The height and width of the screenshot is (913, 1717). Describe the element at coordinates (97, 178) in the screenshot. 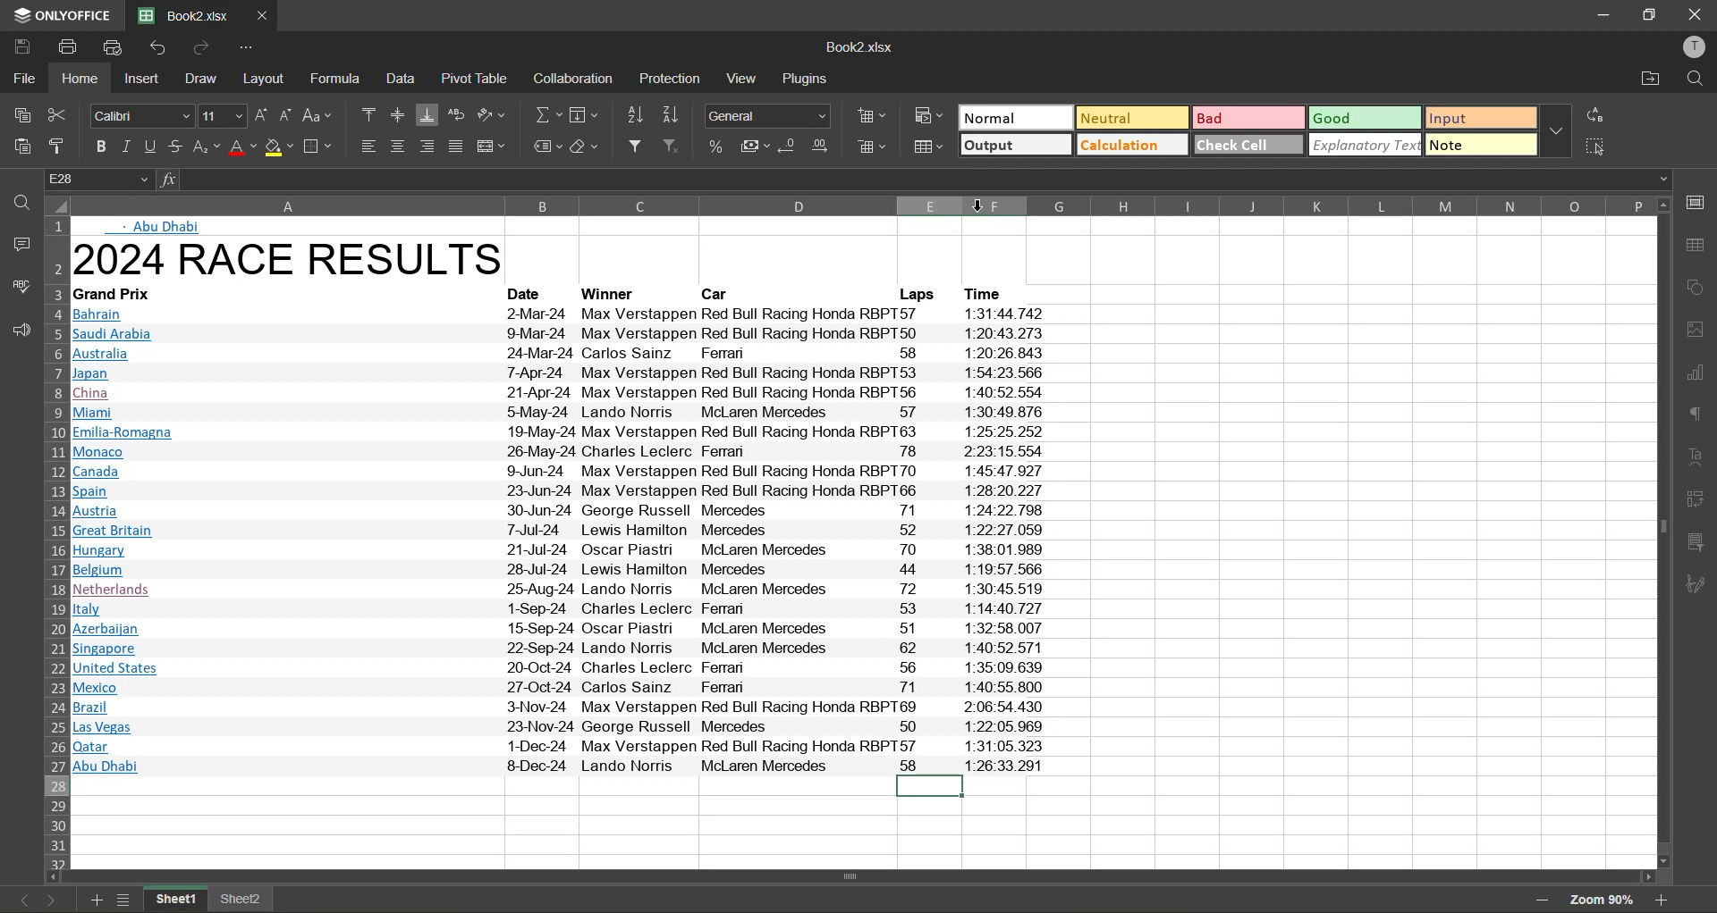

I see `cell address` at that location.